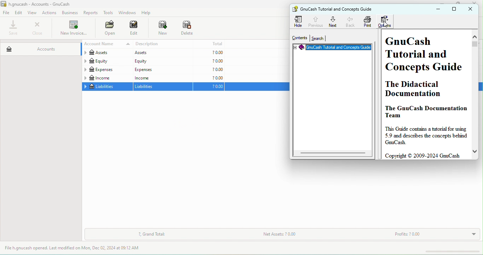 The height and width of the screenshot is (255, 483). I want to click on profits?0.00, so click(432, 235).